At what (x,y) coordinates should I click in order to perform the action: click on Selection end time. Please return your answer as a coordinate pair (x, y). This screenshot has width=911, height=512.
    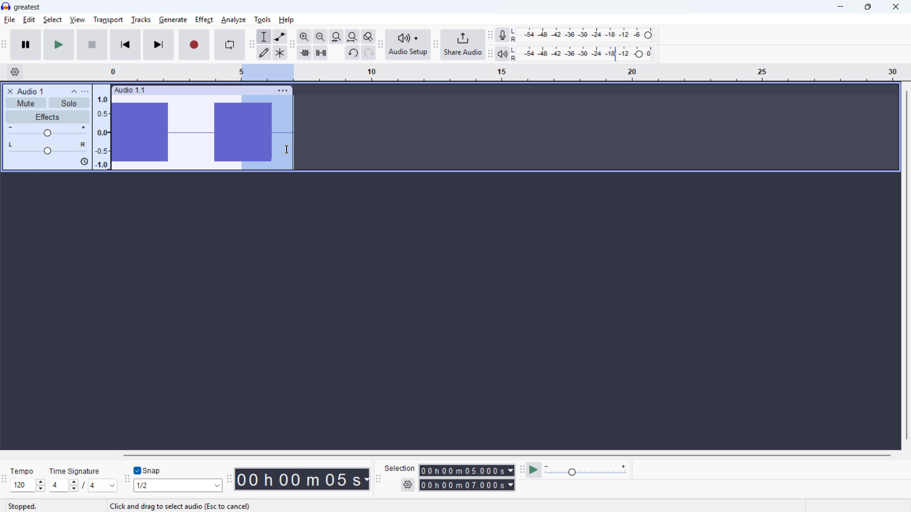
    Looking at the image, I should click on (467, 485).